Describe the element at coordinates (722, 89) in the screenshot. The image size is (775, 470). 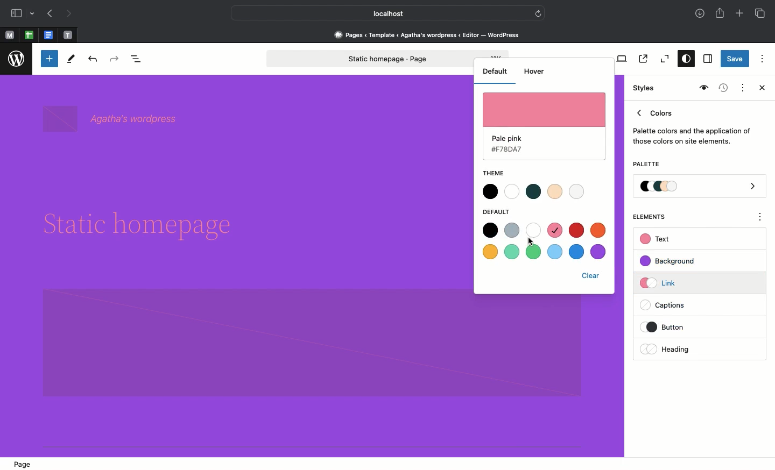
I see `Revisions` at that location.